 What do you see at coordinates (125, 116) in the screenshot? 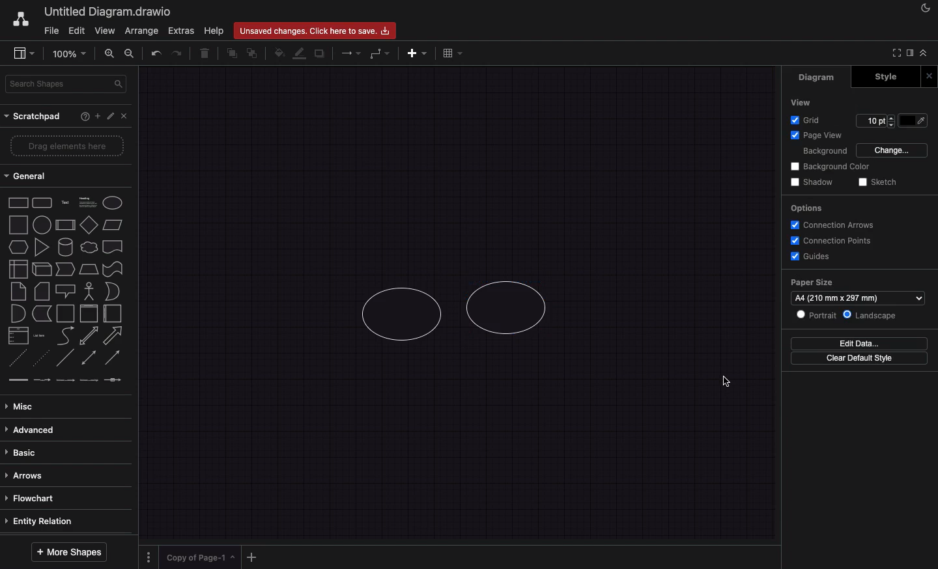
I see `close` at bounding box center [125, 116].